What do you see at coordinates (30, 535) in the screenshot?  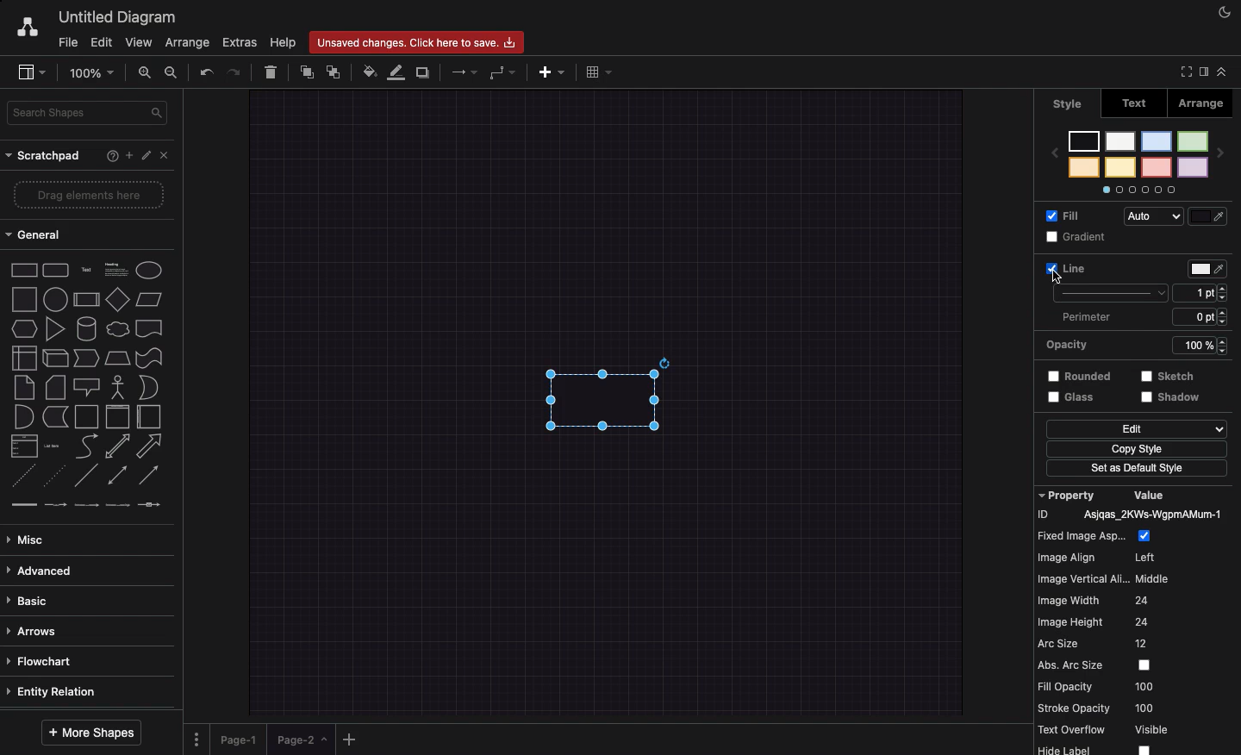 I see `Misc` at bounding box center [30, 535].